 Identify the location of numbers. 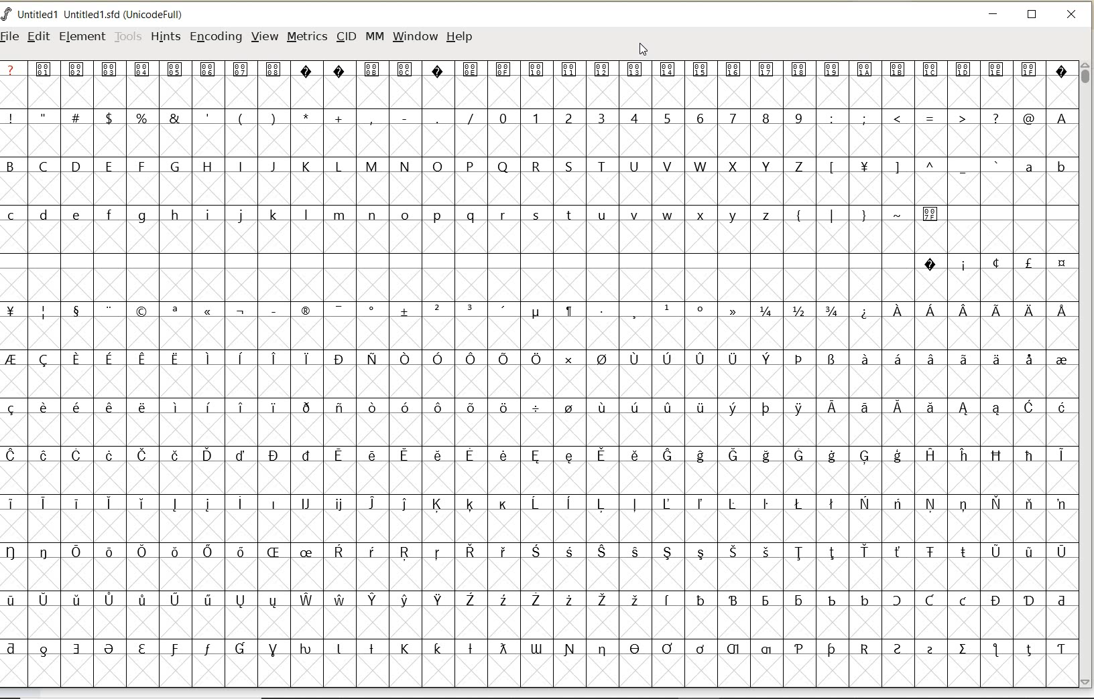
(648, 117).